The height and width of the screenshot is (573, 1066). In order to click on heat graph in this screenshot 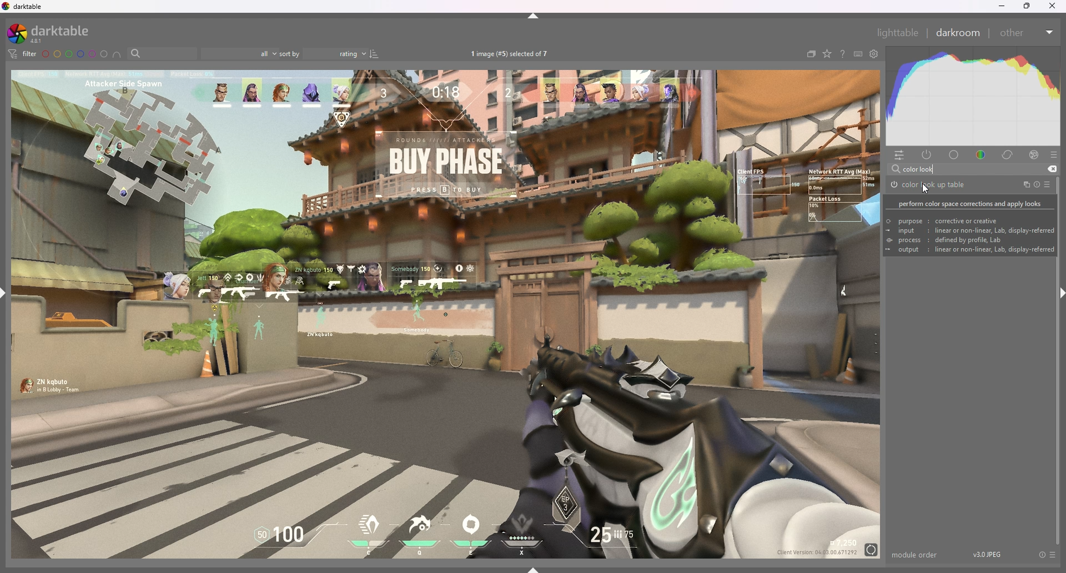, I will do `click(973, 96)`.